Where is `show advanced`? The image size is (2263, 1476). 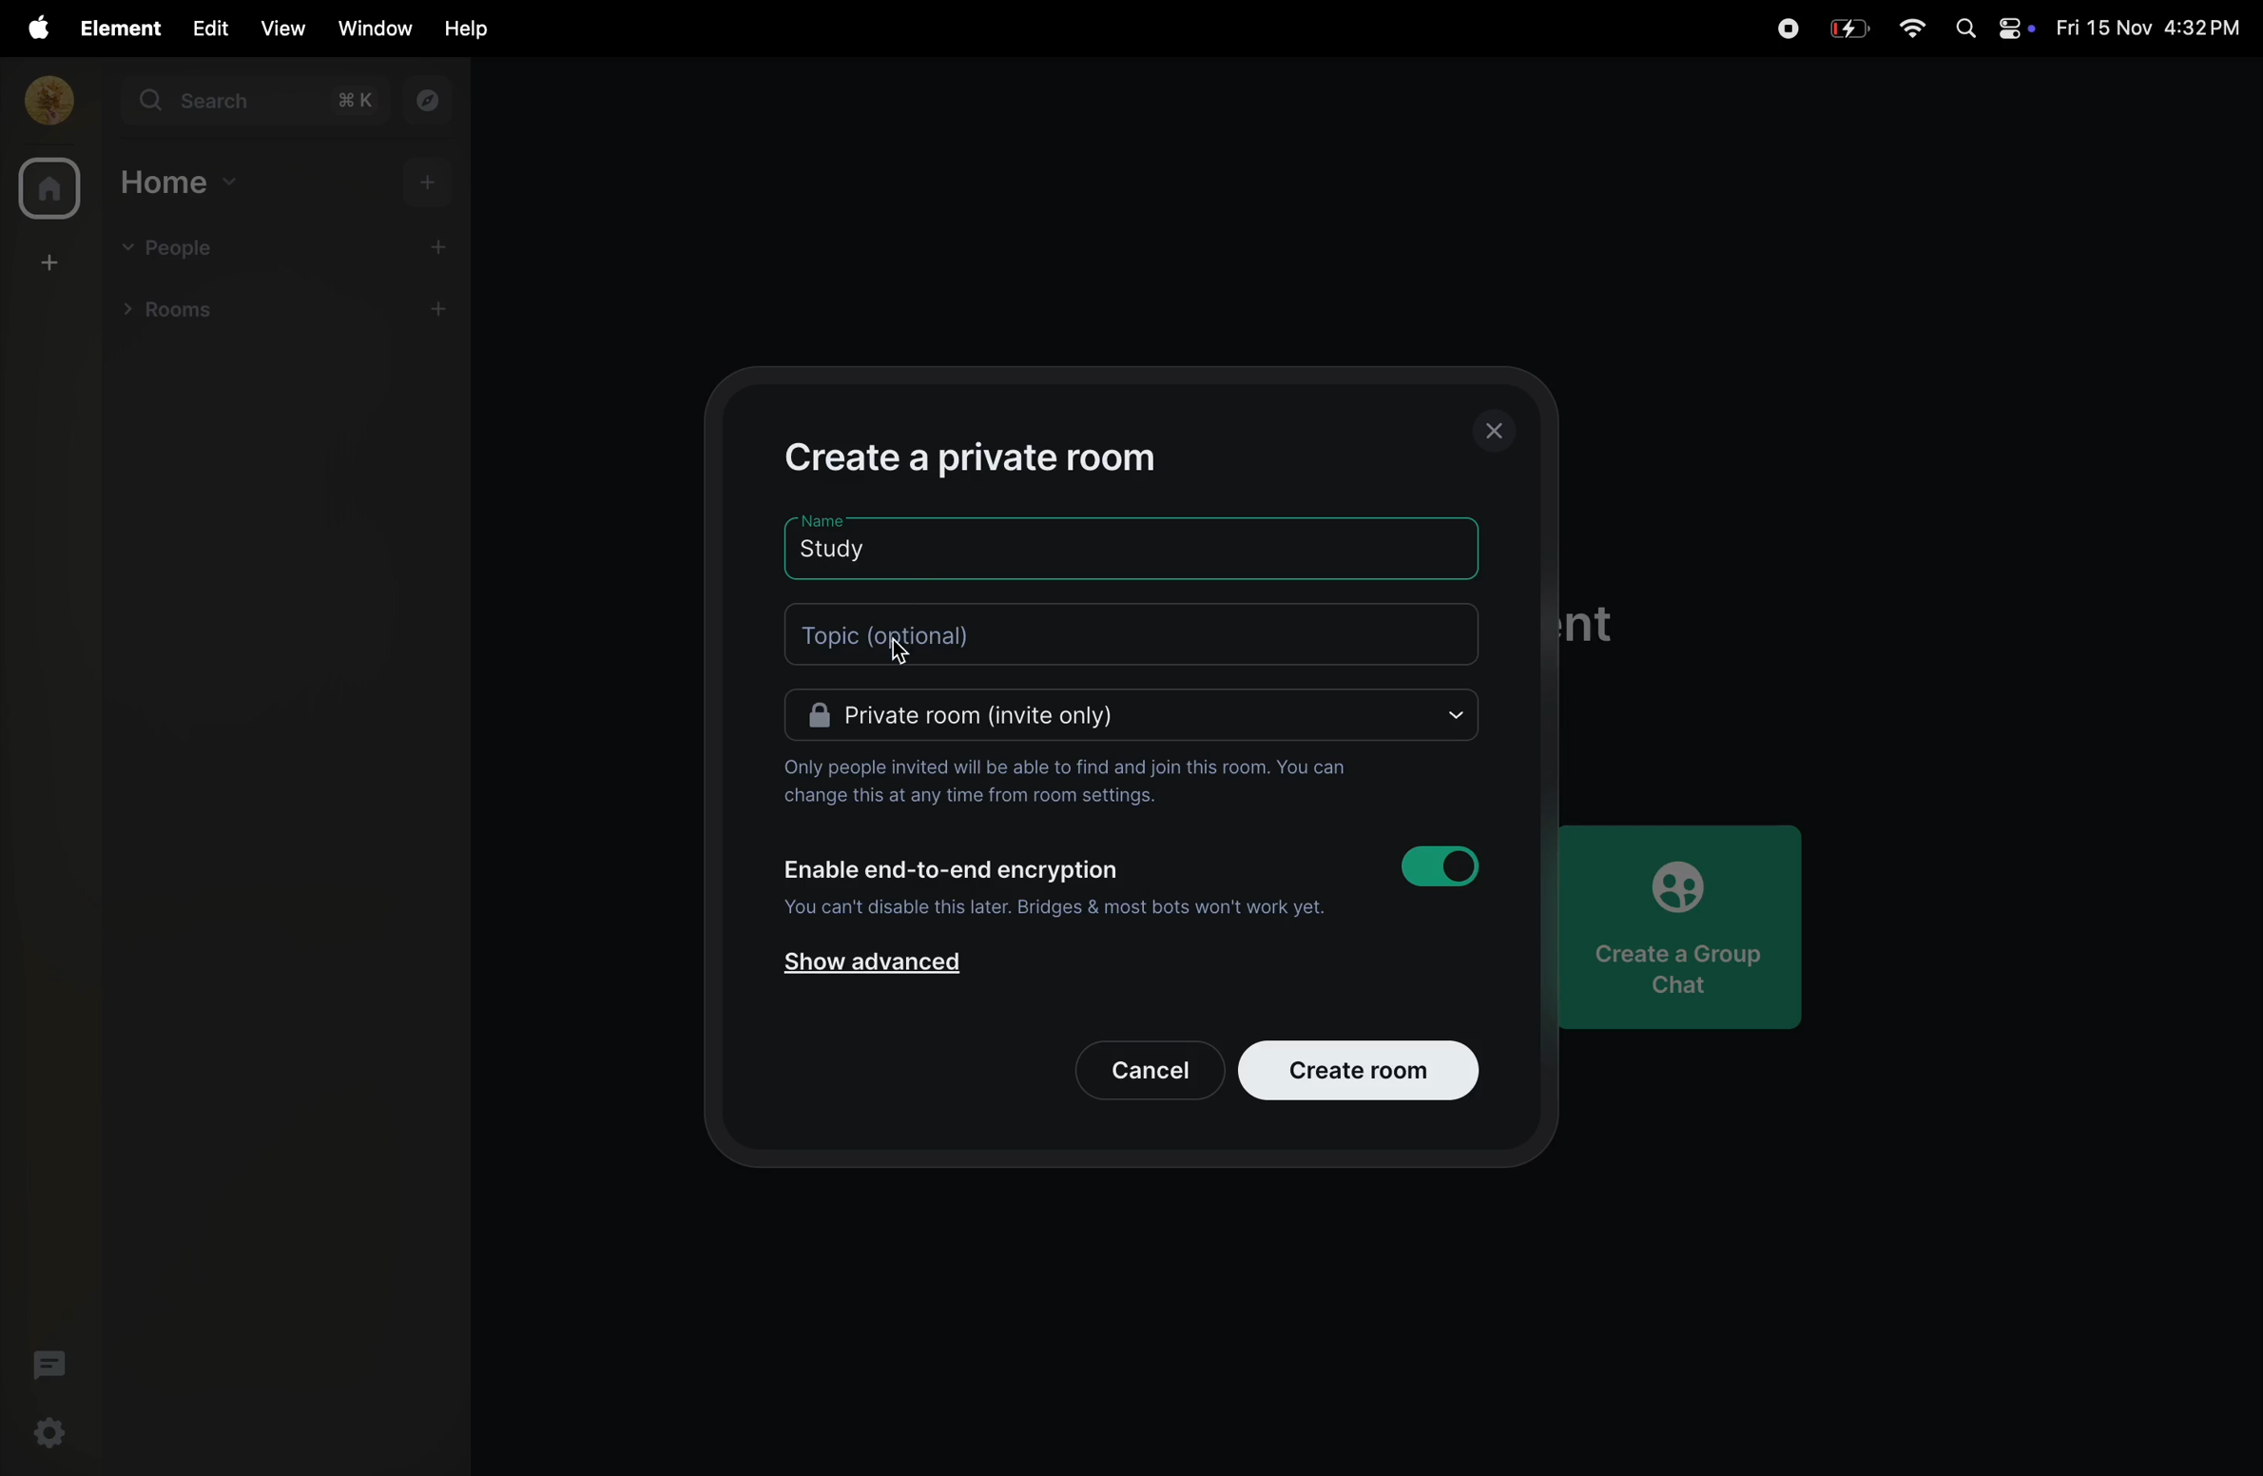 show advanced is located at coordinates (876, 968).